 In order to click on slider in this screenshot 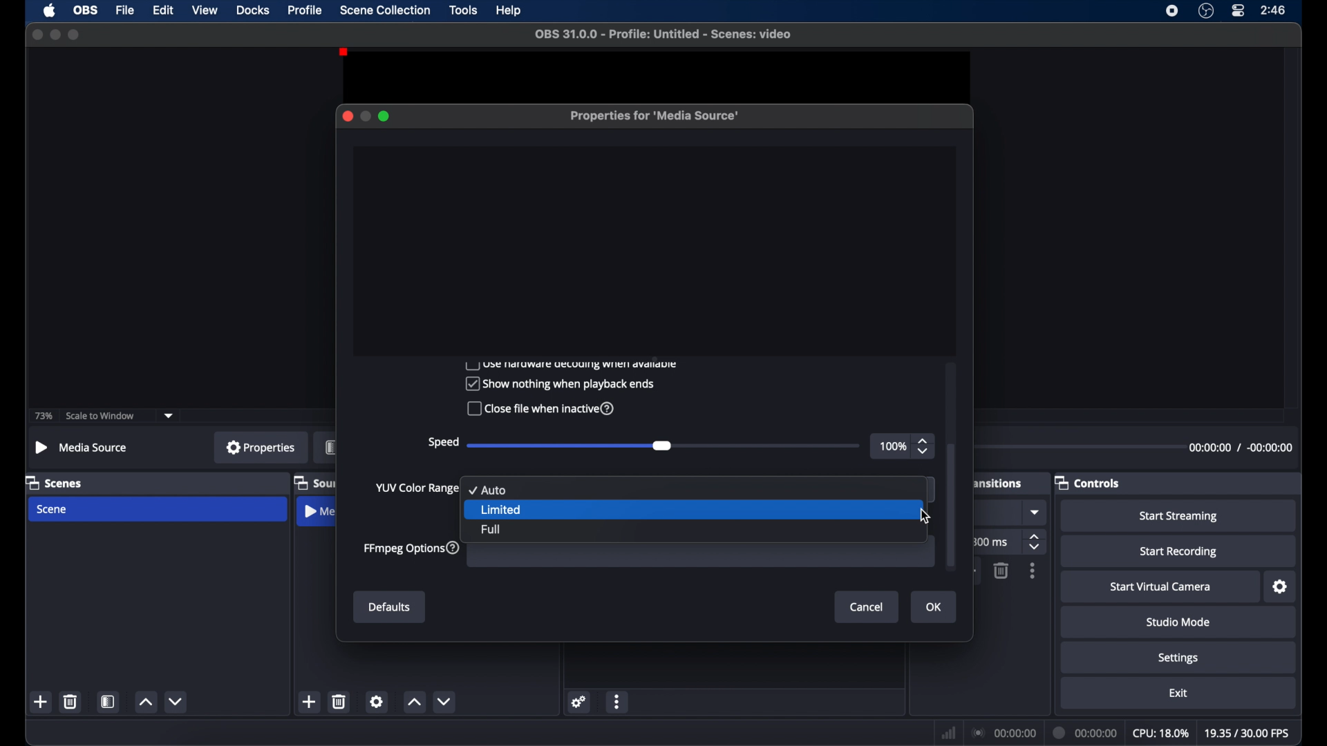, I will do `click(573, 448)`.